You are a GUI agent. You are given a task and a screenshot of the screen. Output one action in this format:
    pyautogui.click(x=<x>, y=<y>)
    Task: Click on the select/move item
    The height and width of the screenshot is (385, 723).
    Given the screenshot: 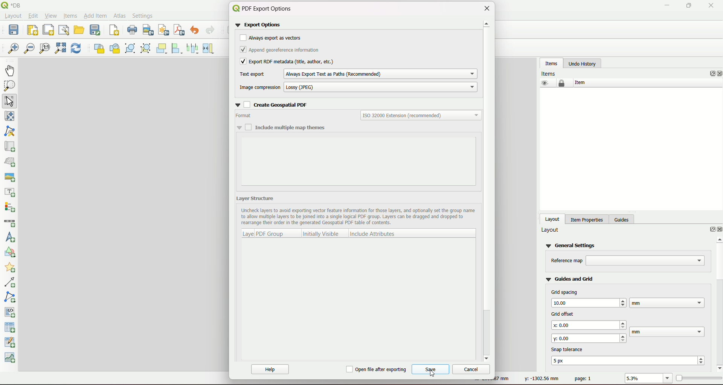 What is the action you would take?
    pyautogui.click(x=11, y=101)
    